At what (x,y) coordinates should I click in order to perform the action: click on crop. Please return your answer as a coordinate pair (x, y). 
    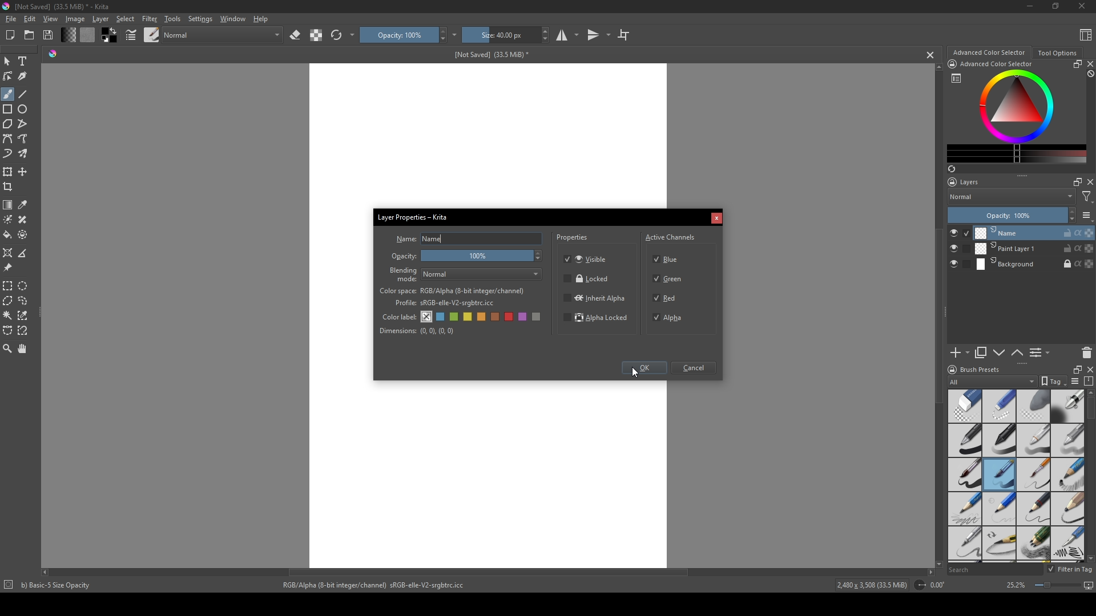
    Looking at the image, I should click on (10, 187).